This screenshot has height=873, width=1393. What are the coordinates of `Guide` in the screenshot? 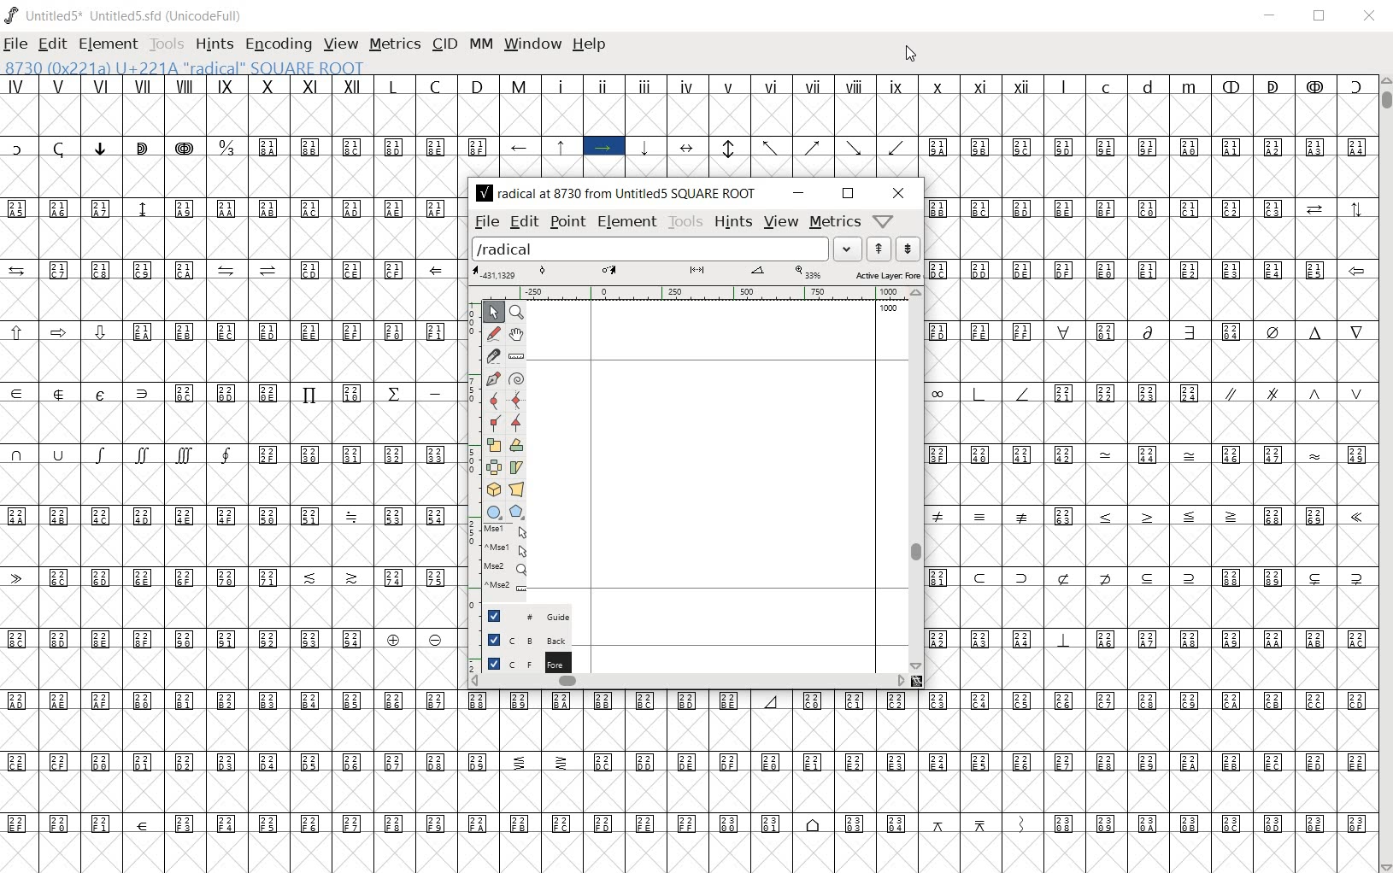 It's located at (520, 615).